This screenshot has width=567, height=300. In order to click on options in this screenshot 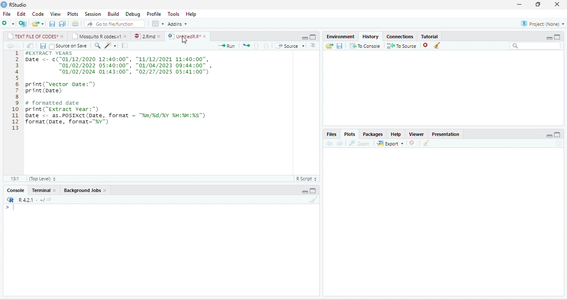, I will do `click(313, 45)`.